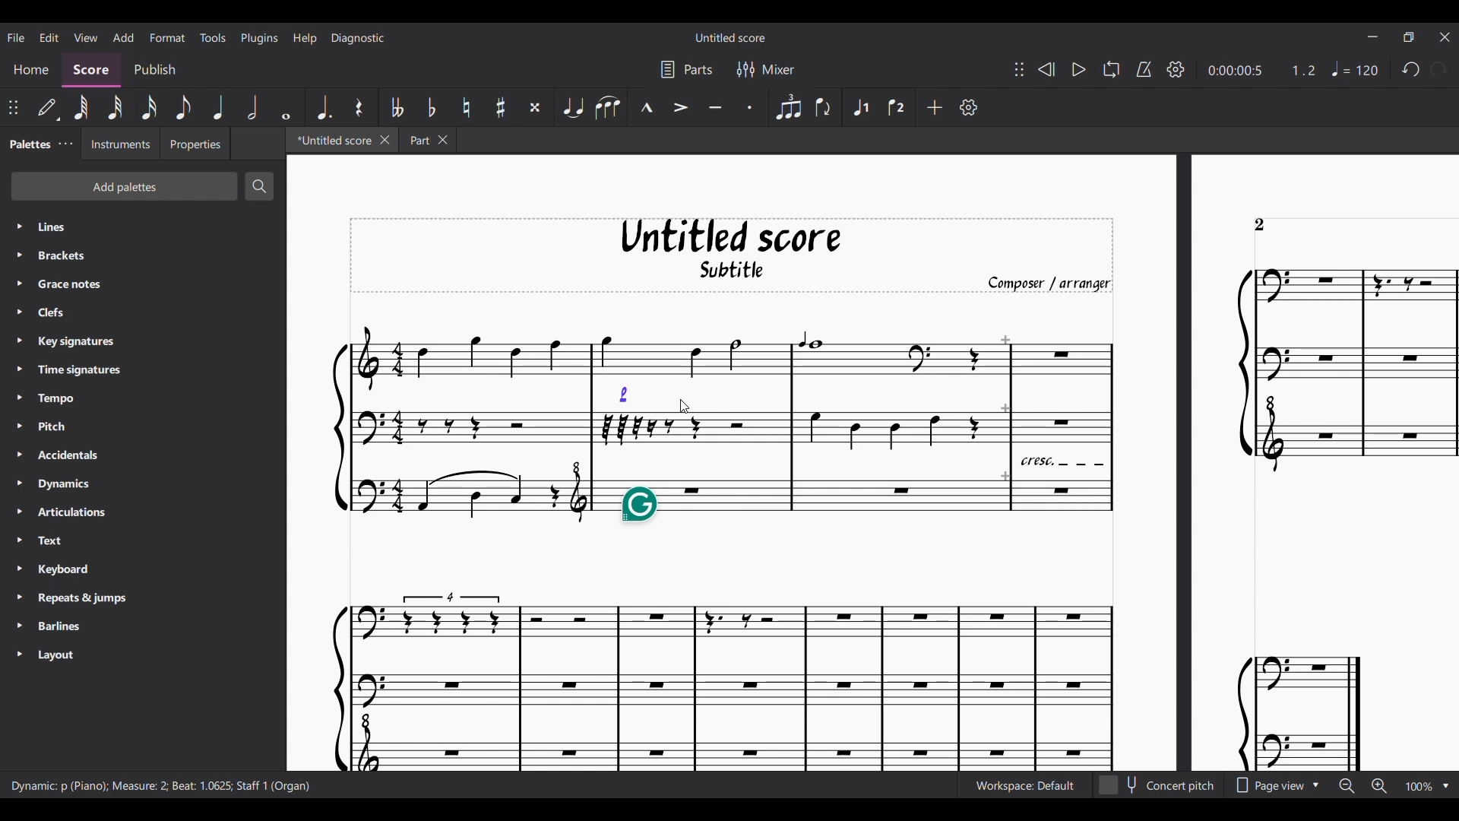 This screenshot has height=821, width=1459. Describe the element at coordinates (157, 442) in the screenshot. I see `Palette list` at that location.